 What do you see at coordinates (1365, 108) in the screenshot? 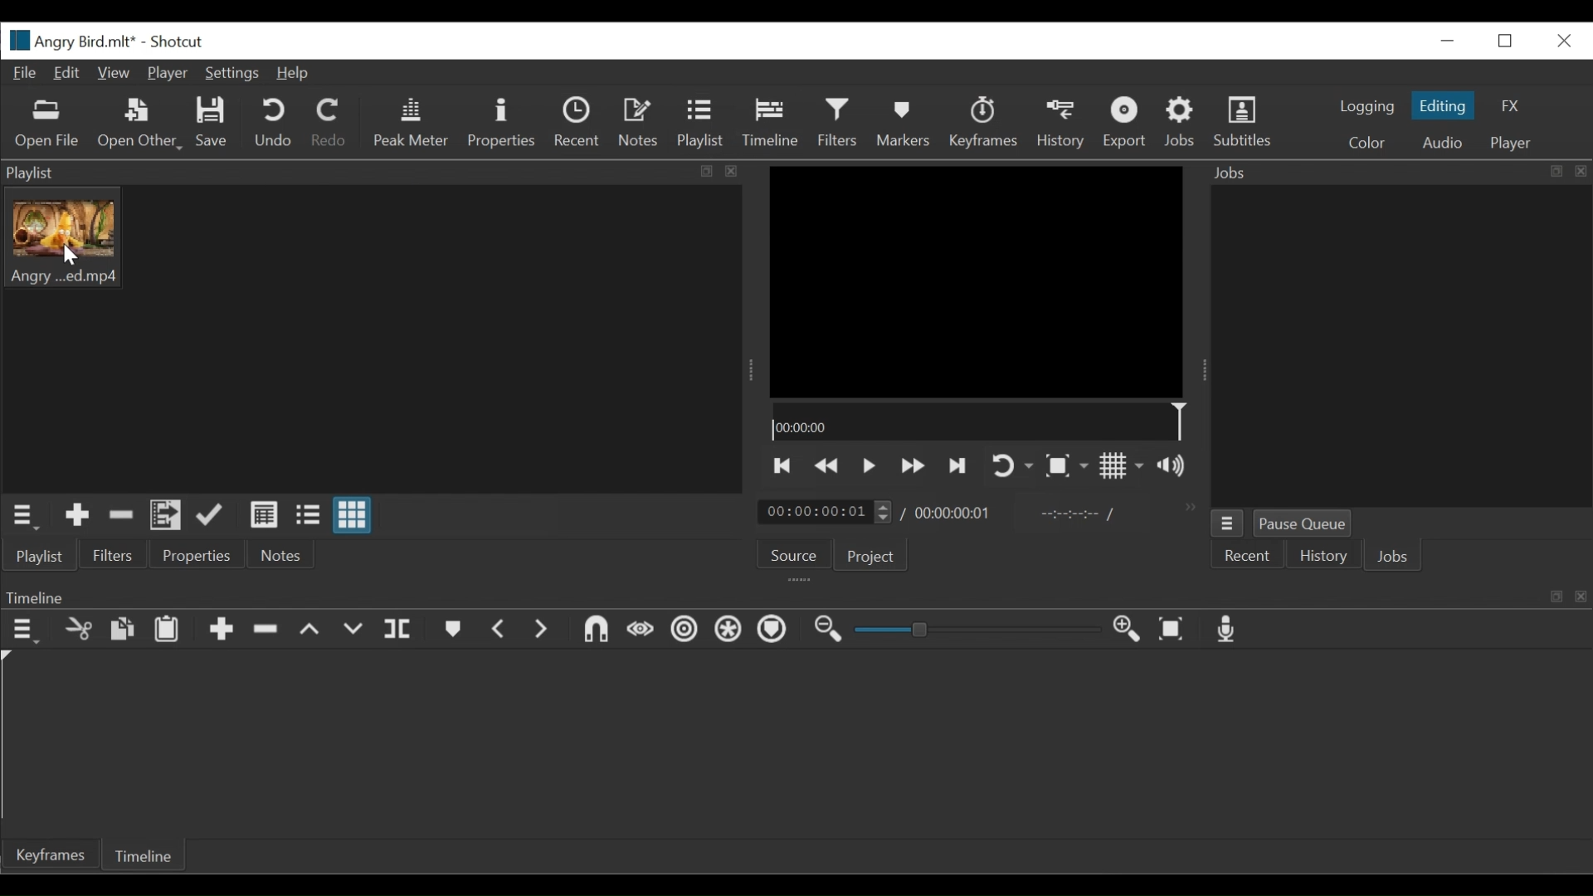
I see `logging` at bounding box center [1365, 108].